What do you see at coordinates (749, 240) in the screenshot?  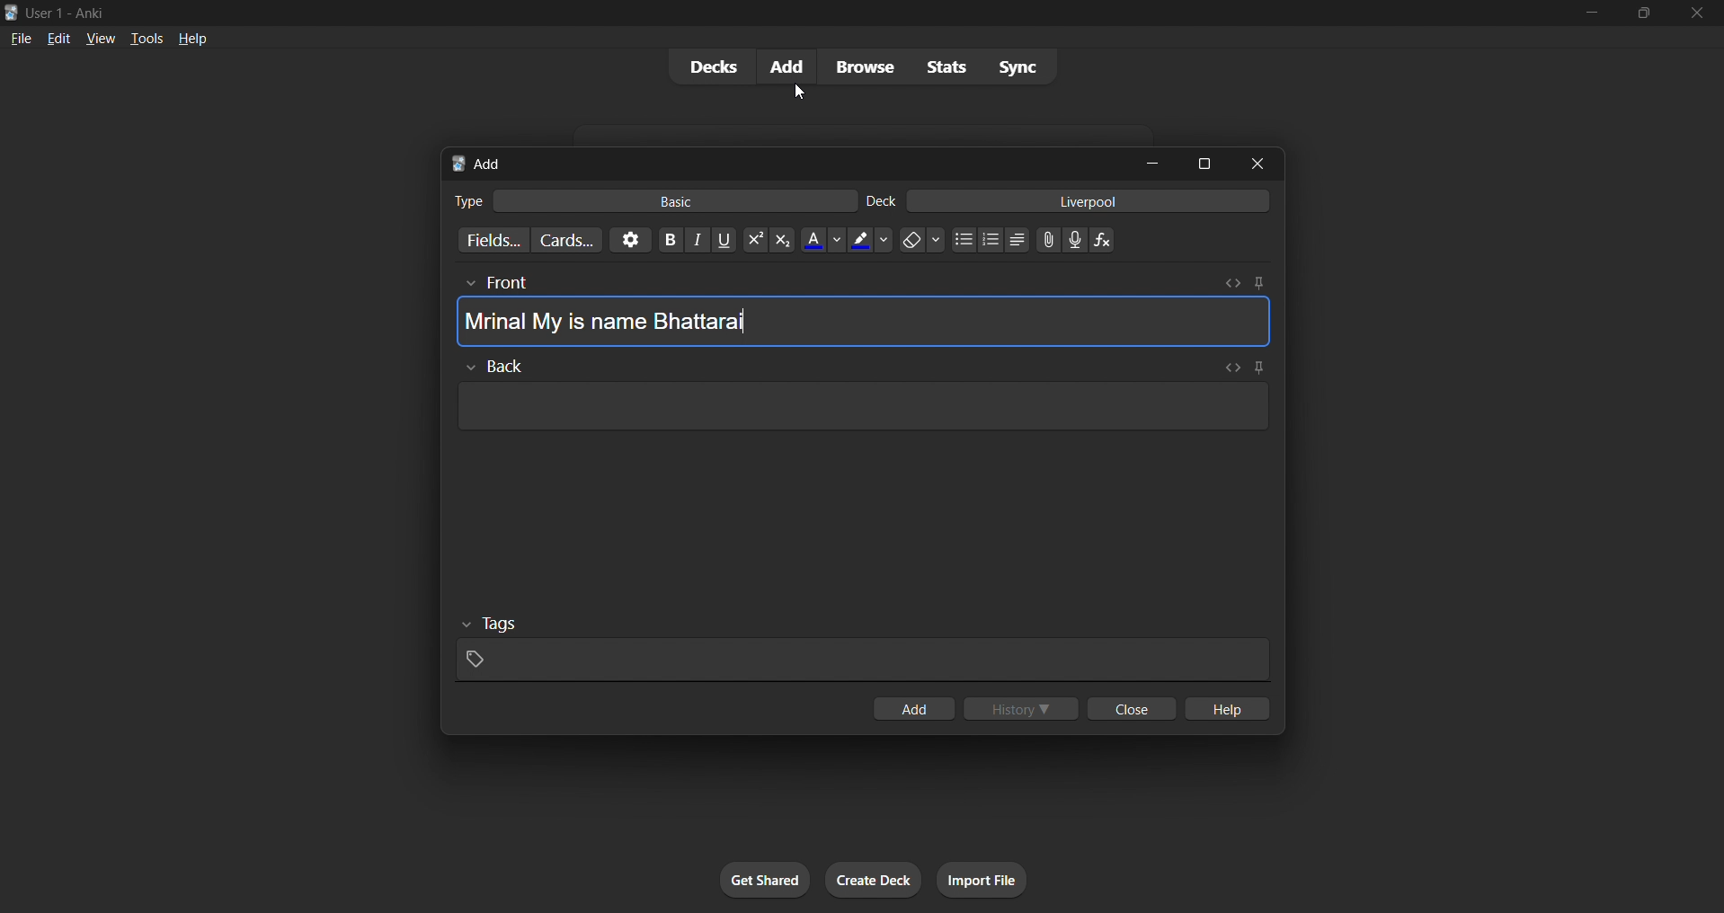 I see `super script` at bounding box center [749, 240].